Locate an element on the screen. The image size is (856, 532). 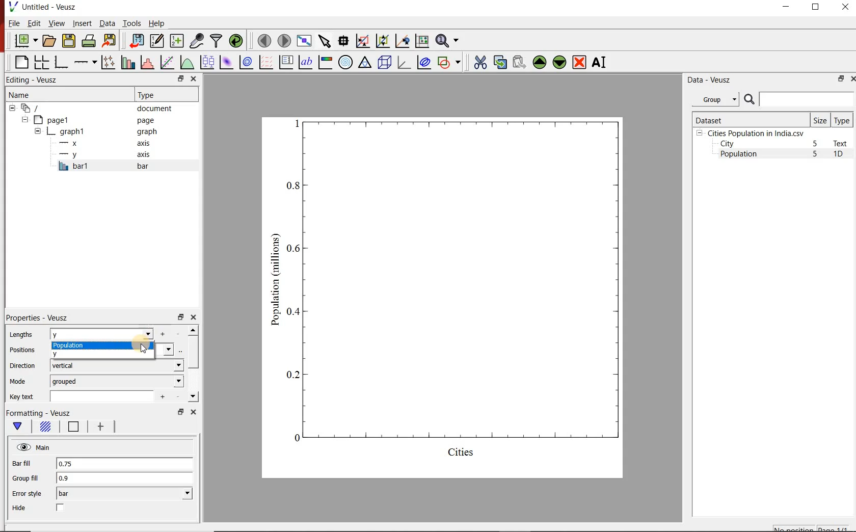
Mode is located at coordinates (20, 382).